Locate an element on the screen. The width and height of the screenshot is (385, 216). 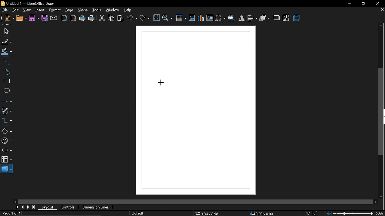
copy is located at coordinates (111, 19).